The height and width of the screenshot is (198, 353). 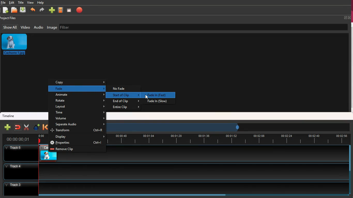 What do you see at coordinates (126, 108) in the screenshot?
I see `entire clip` at bounding box center [126, 108].